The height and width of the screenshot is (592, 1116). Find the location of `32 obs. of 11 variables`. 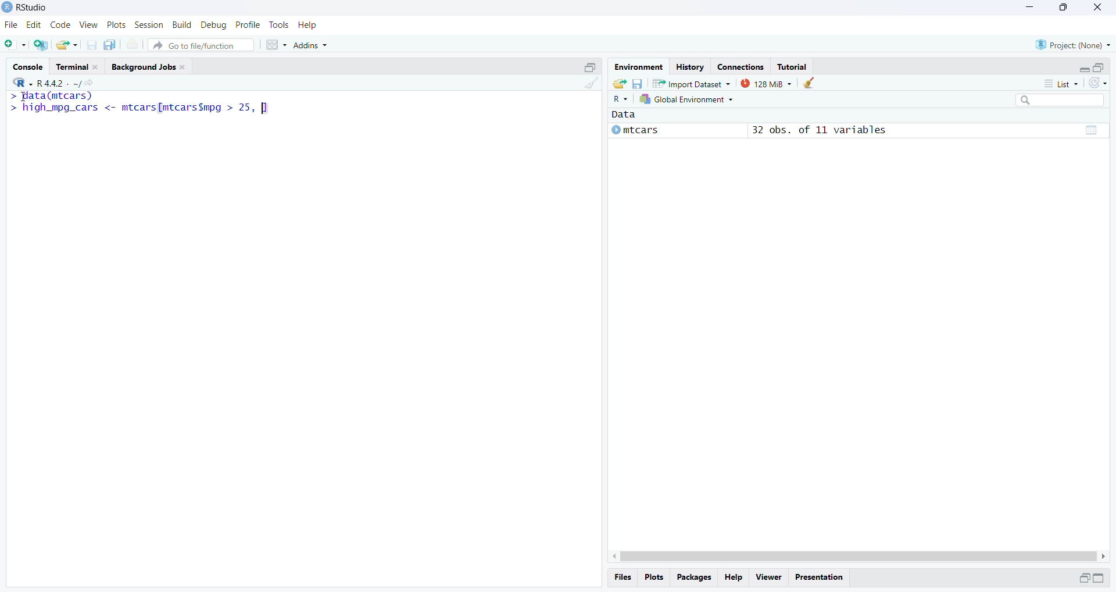

32 obs. of 11 variables is located at coordinates (821, 130).